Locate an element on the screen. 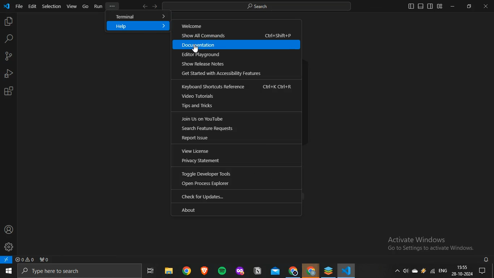  Activate Windows
Go to Settings to activate Windows. is located at coordinates (424, 243).